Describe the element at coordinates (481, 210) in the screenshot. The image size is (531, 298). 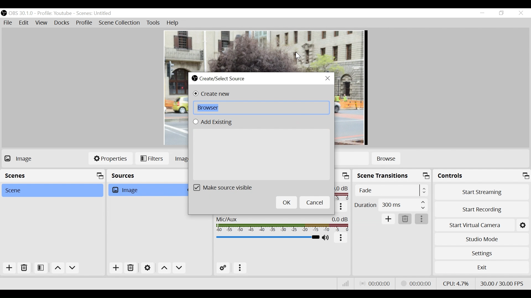
I see `Start Recording` at that location.